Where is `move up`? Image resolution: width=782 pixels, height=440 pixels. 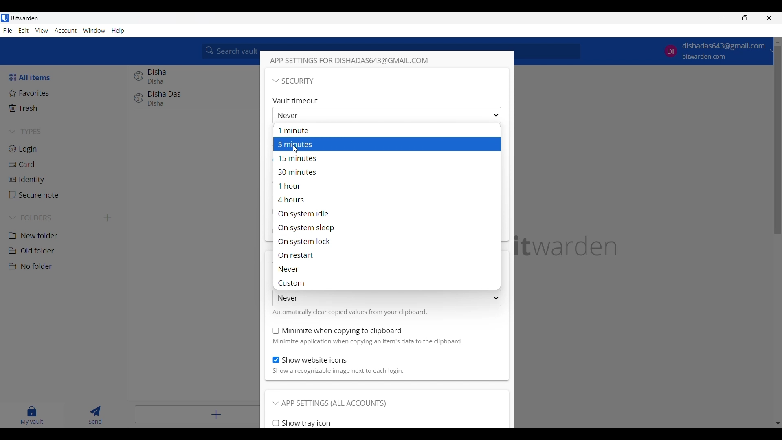 move up is located at coordinates (777, 42).